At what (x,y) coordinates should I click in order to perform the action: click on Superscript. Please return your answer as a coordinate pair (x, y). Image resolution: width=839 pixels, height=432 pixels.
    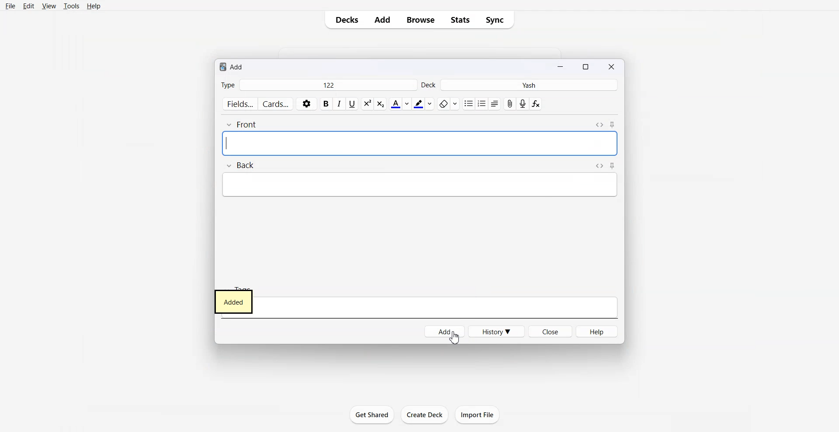
    Looking at the image, I should click on (381, 104).